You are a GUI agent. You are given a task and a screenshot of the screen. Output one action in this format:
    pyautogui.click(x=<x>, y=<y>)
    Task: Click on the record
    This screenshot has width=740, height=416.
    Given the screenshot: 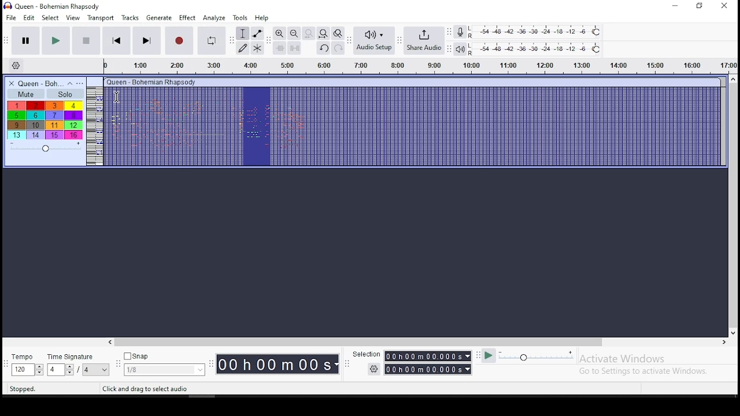 What is the action you would take?
    pyautogui.click(x=179, y=41)
    